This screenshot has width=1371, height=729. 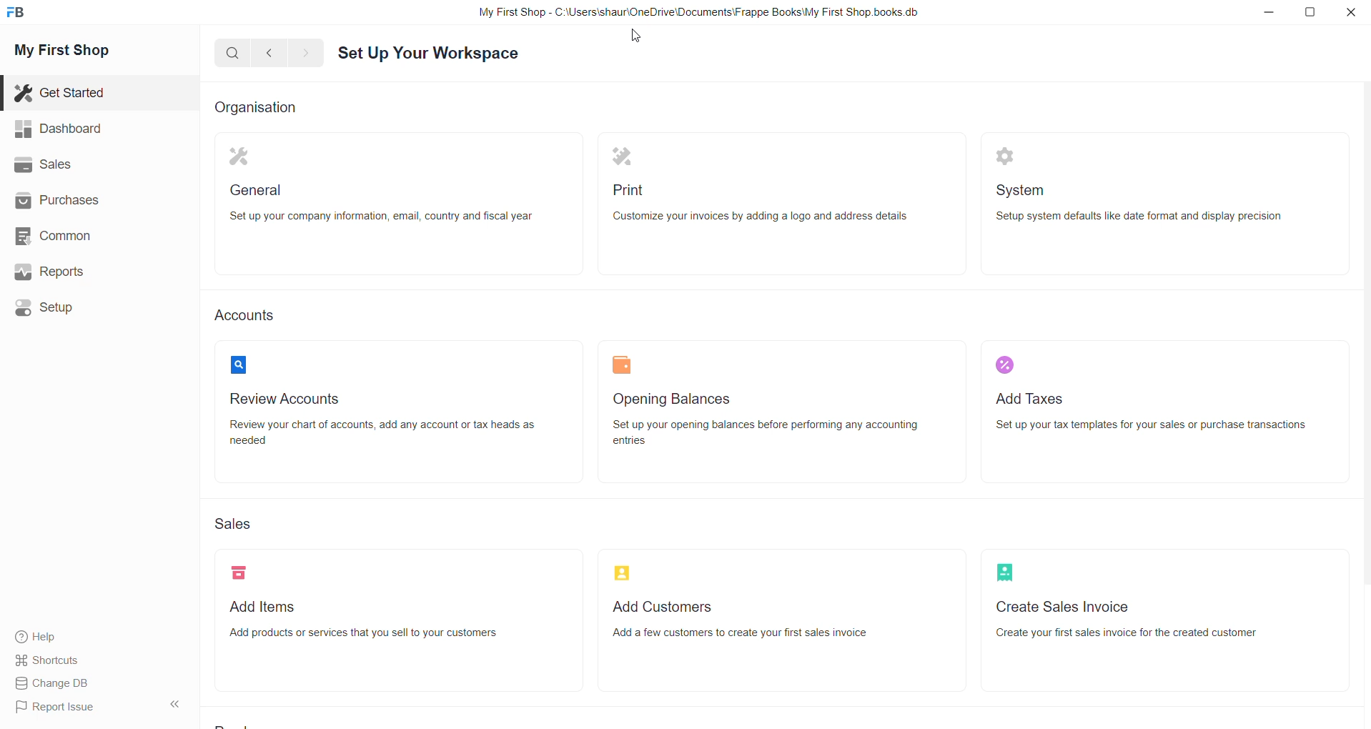 I want to click on Print, so click(x=767, y=193).